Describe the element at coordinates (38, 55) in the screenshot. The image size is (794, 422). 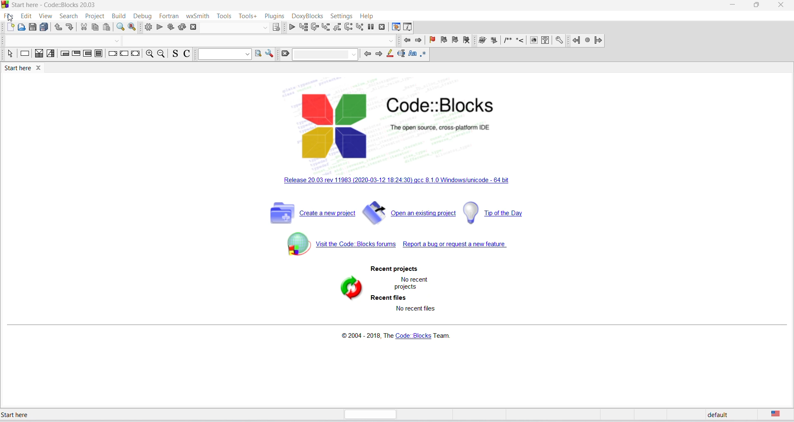
I see `instruction` at that location.